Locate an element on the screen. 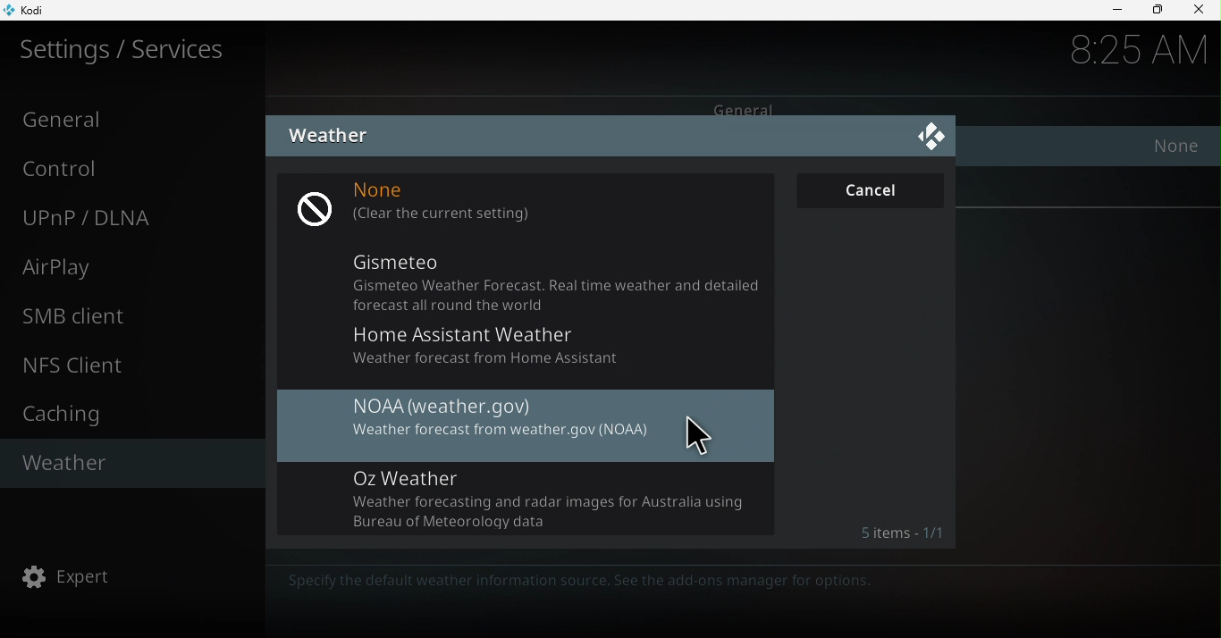 The width and height of the screenshot is (1221, 638). Caching is located at coordinates (126, 414).